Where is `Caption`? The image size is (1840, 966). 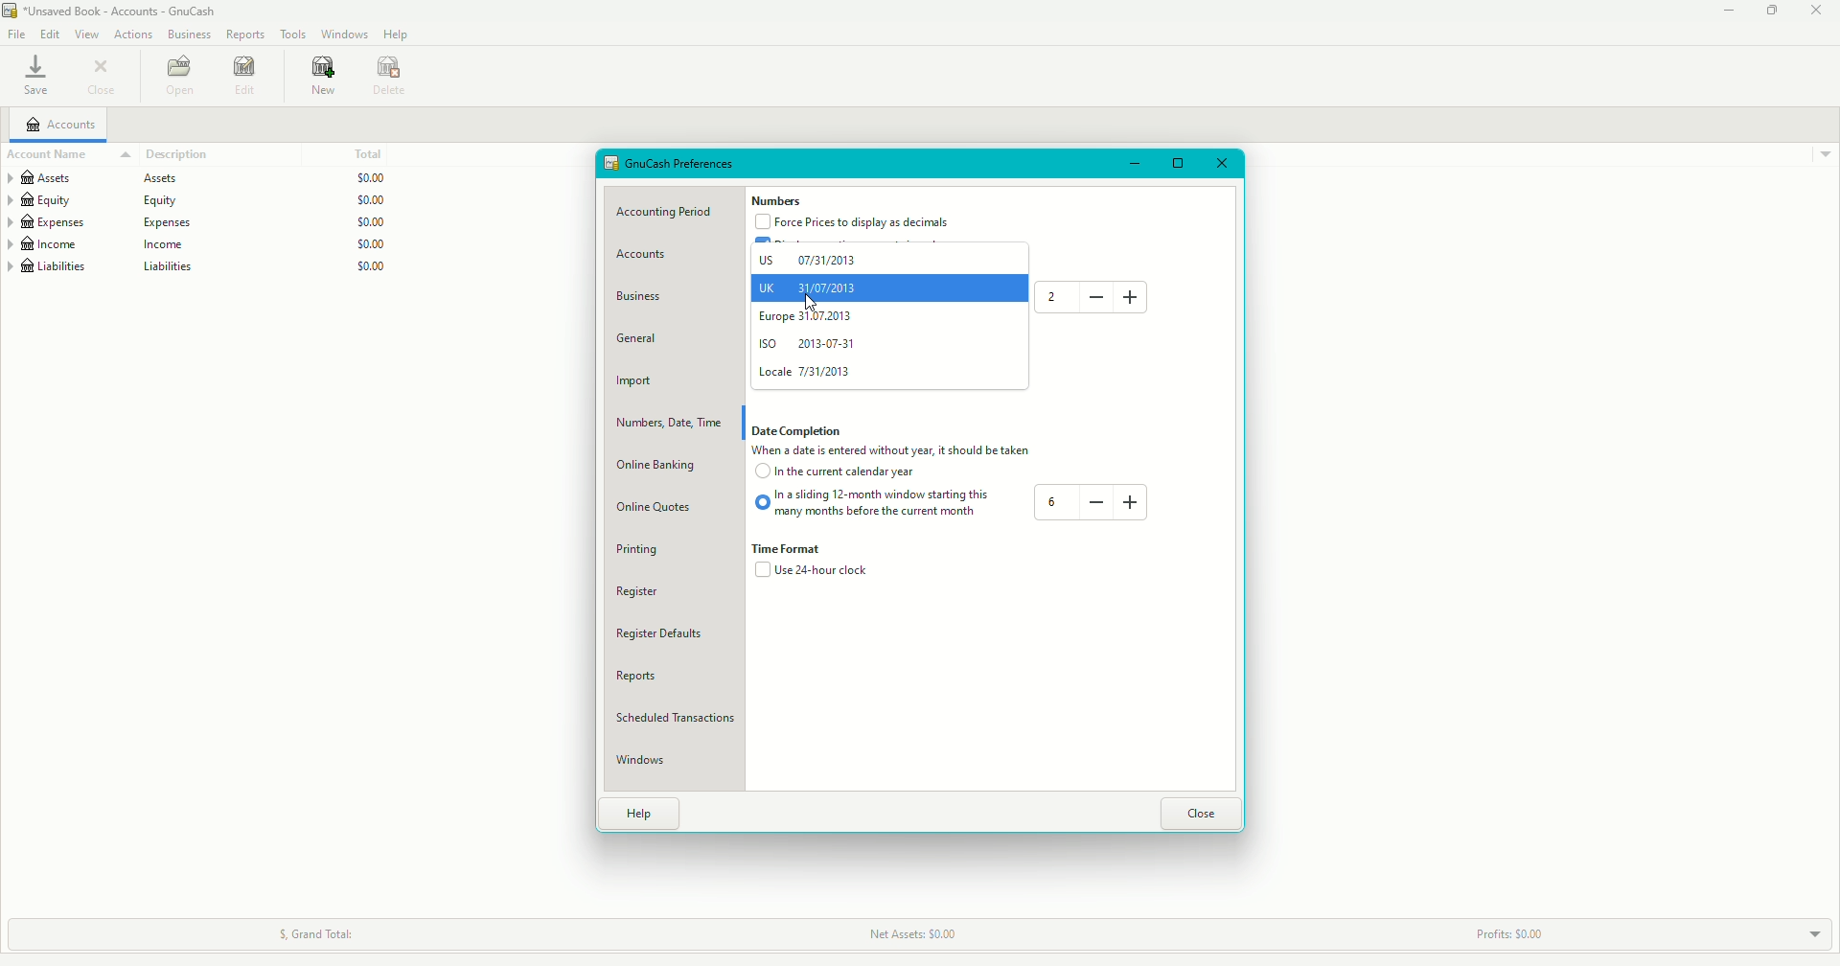
Caption is located at coordinates (905, 451).